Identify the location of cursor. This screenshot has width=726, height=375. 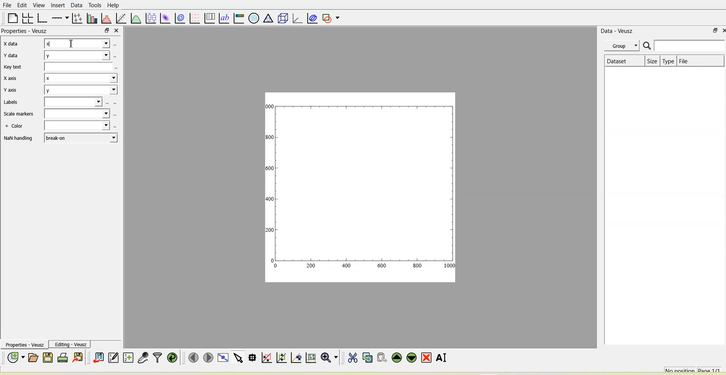
(72, 42).